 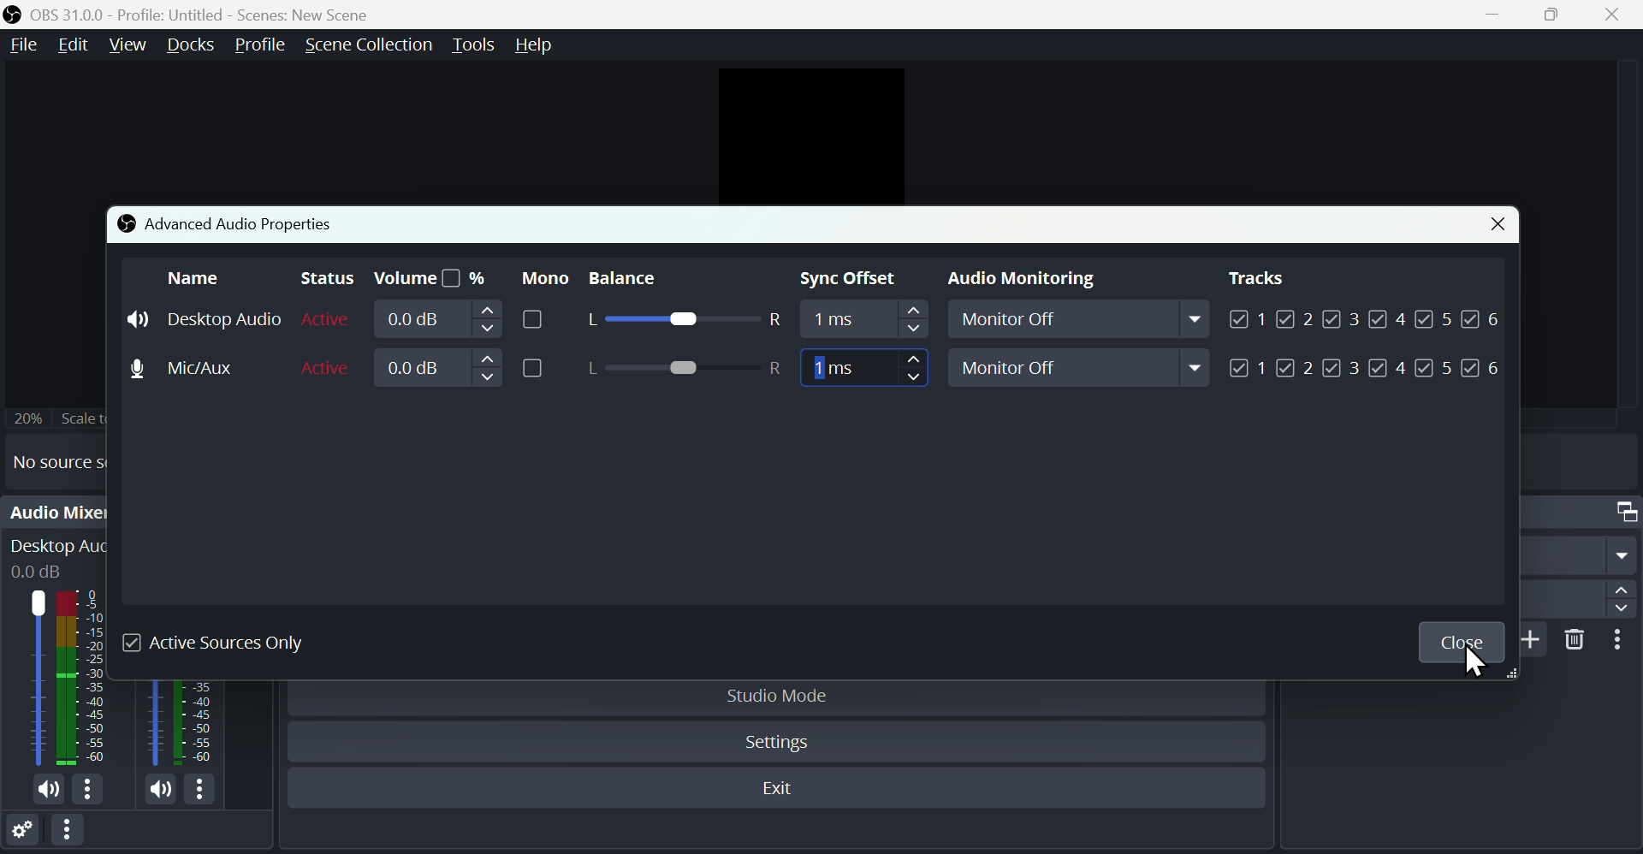 What do you see at coordinates (192, 45) in the screenshot?
I see `Docks` at bounding box center [192, 45].